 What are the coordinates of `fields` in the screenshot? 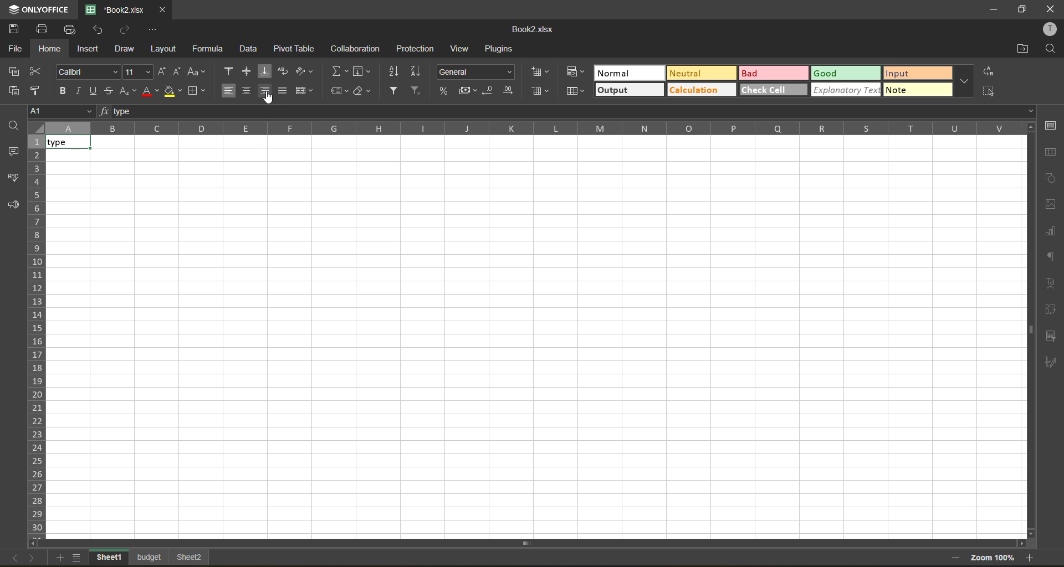 It's located at (362, 72).